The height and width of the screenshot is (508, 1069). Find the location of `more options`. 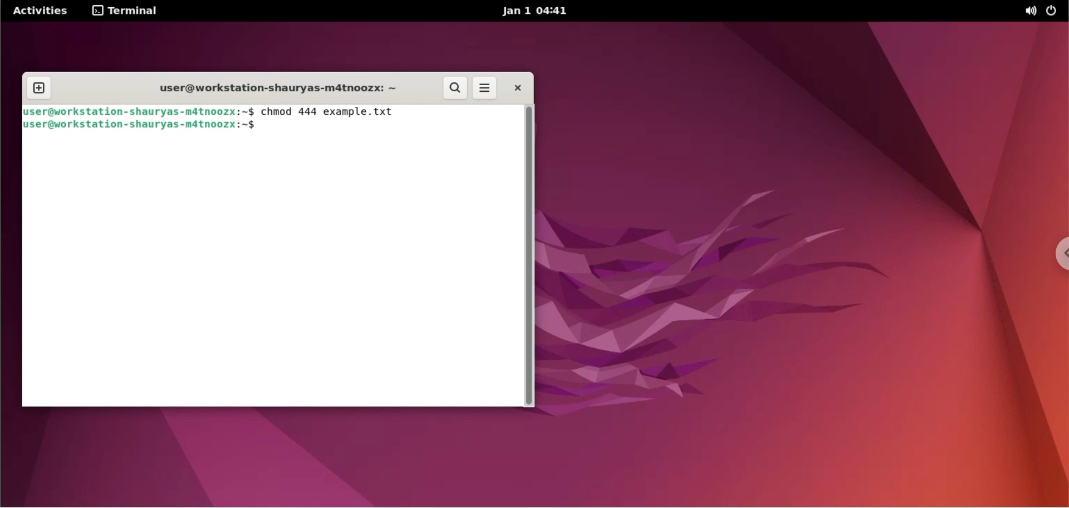

more options is located at coordinates (487, 88).